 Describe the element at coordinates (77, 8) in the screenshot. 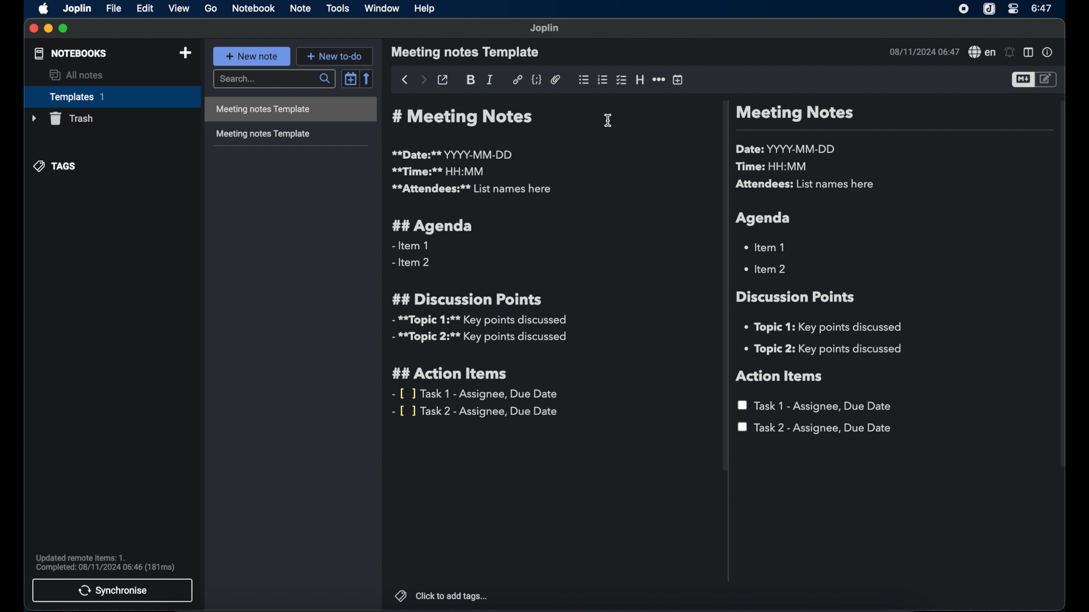

I see `Joplin` at that location.